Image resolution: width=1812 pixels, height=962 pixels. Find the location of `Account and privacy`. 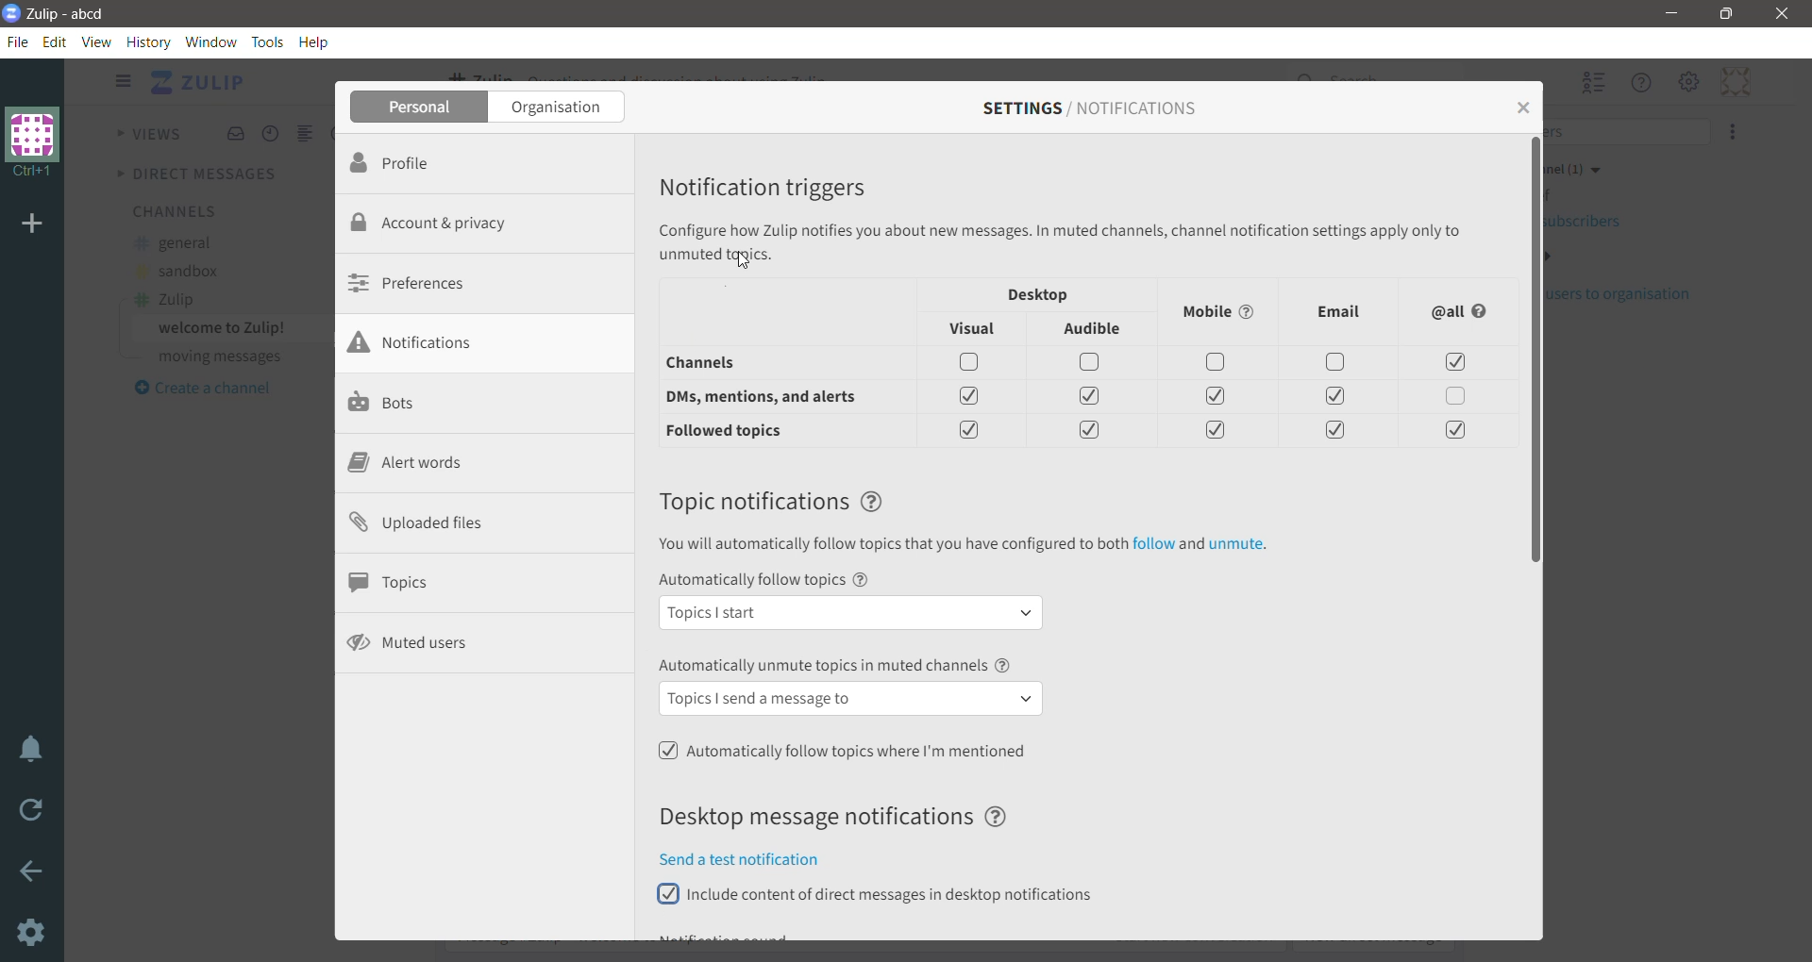

Account and privacy is located at coordinates (444, 222).